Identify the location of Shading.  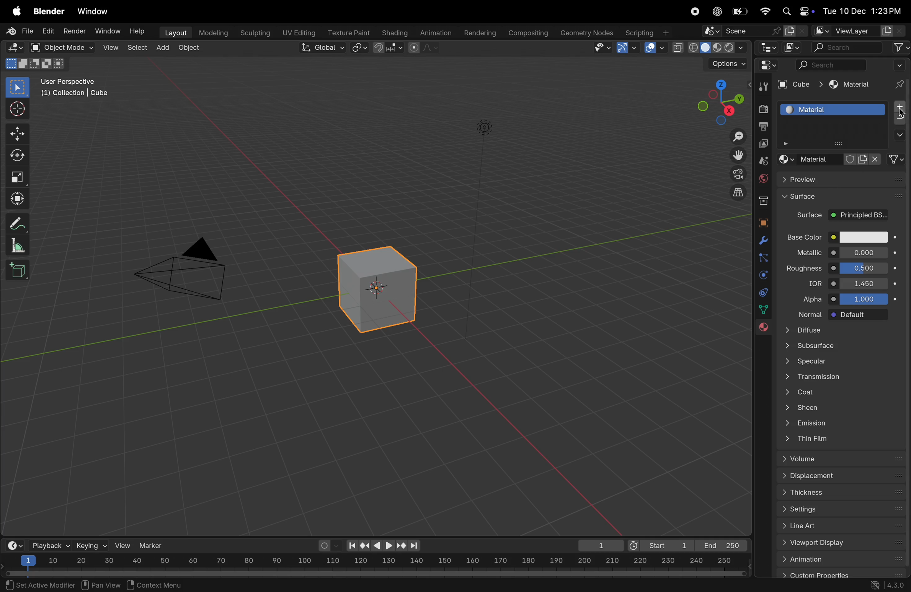
(395, 33).